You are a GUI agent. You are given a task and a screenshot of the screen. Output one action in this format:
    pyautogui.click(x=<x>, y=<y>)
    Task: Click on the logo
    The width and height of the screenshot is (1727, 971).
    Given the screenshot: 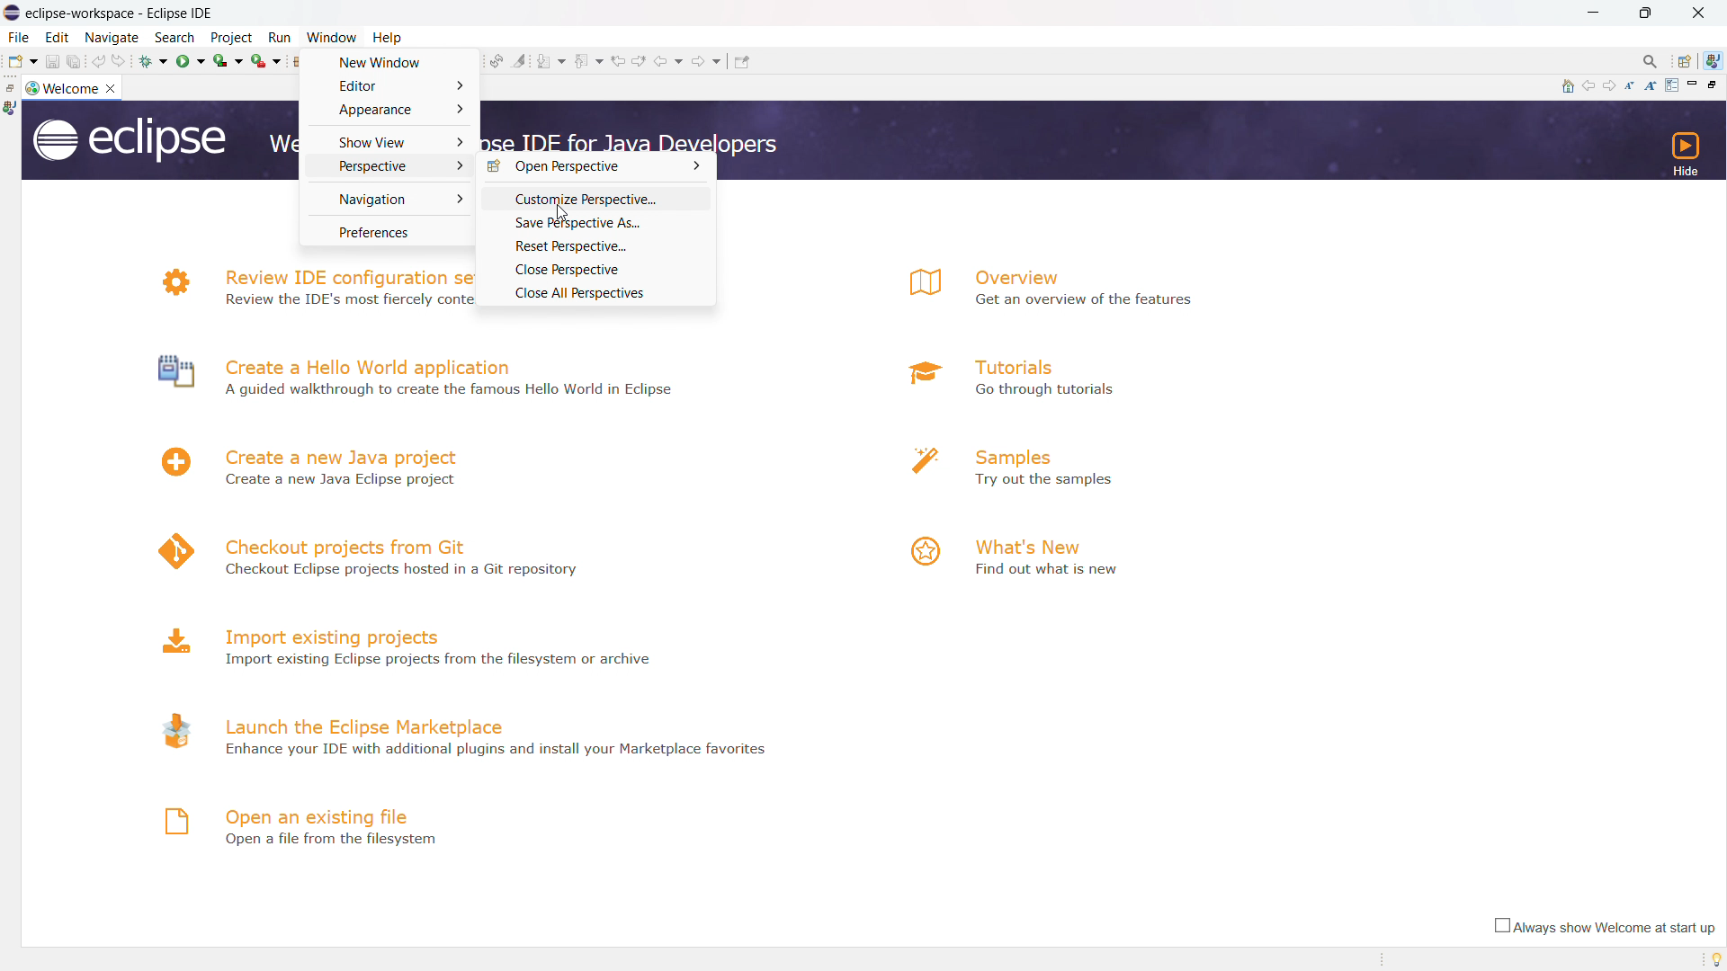 What is the action you would take?
    pyautogui.click(x=166, y=462)
    